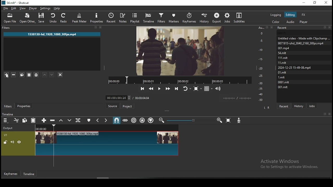  I want to click on paste, so click(34, 121).